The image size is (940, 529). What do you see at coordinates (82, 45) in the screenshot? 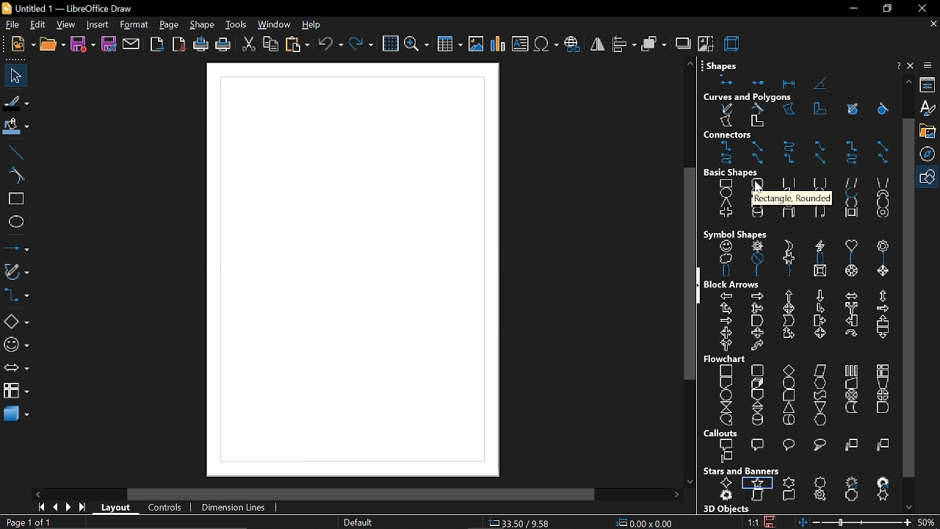
I see `save` at bounding box center [82, 45].